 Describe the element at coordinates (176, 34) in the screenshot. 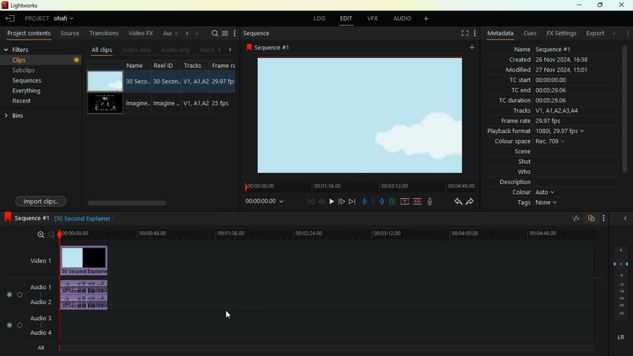

I see `left` at that location.